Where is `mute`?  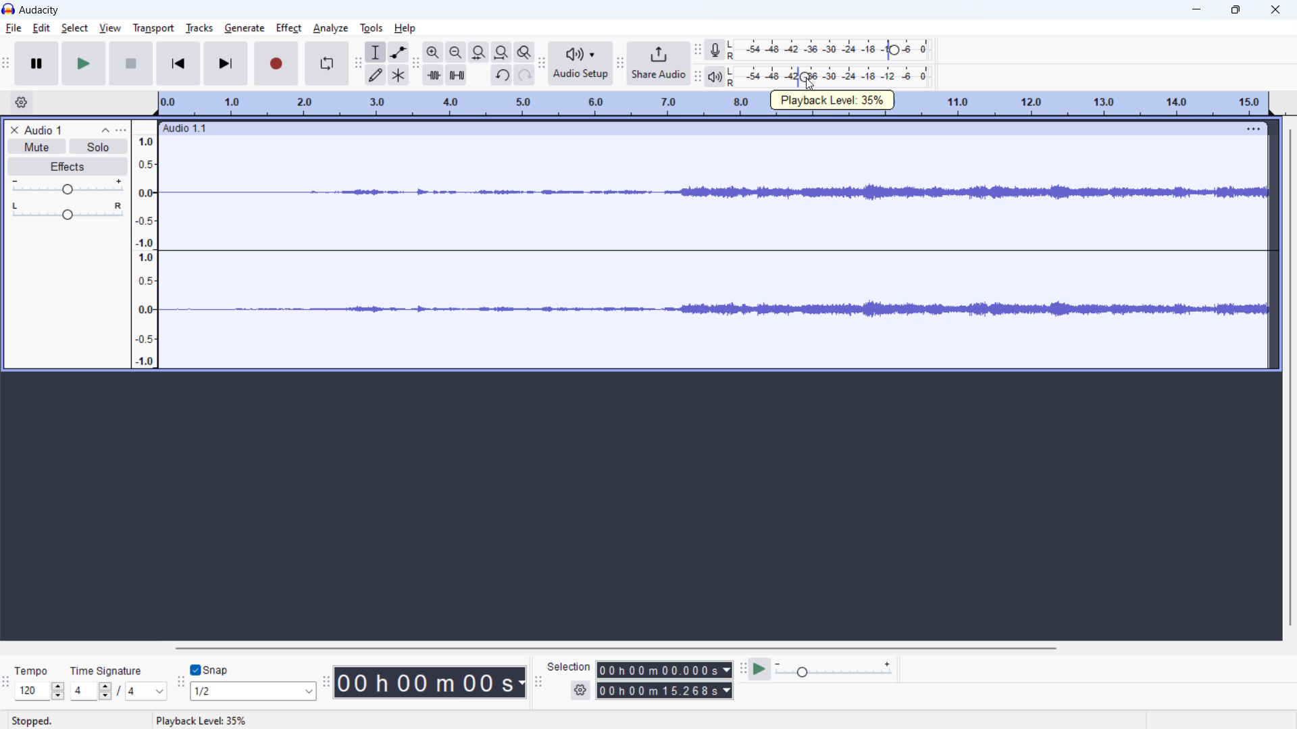 mute is located at coordinates (37, 146).